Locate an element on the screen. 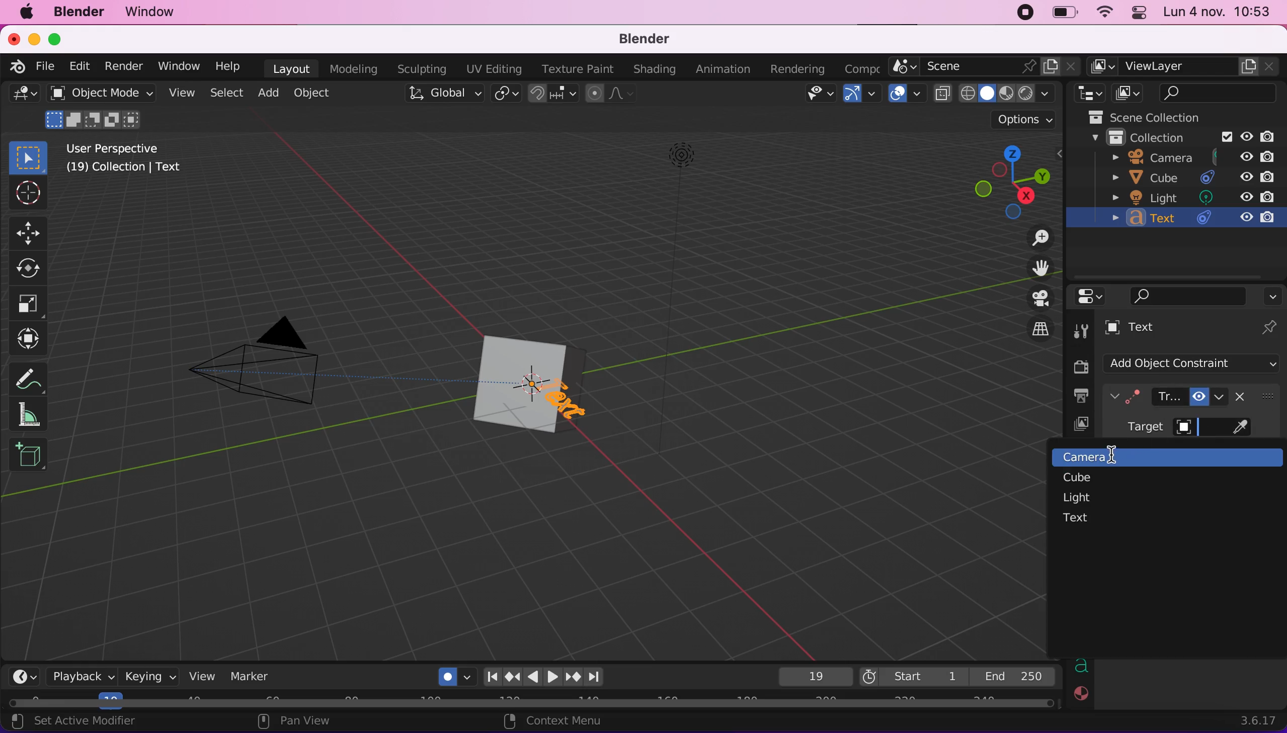 The image size is (1287, 733). material is located at coordinates (1081, 696).